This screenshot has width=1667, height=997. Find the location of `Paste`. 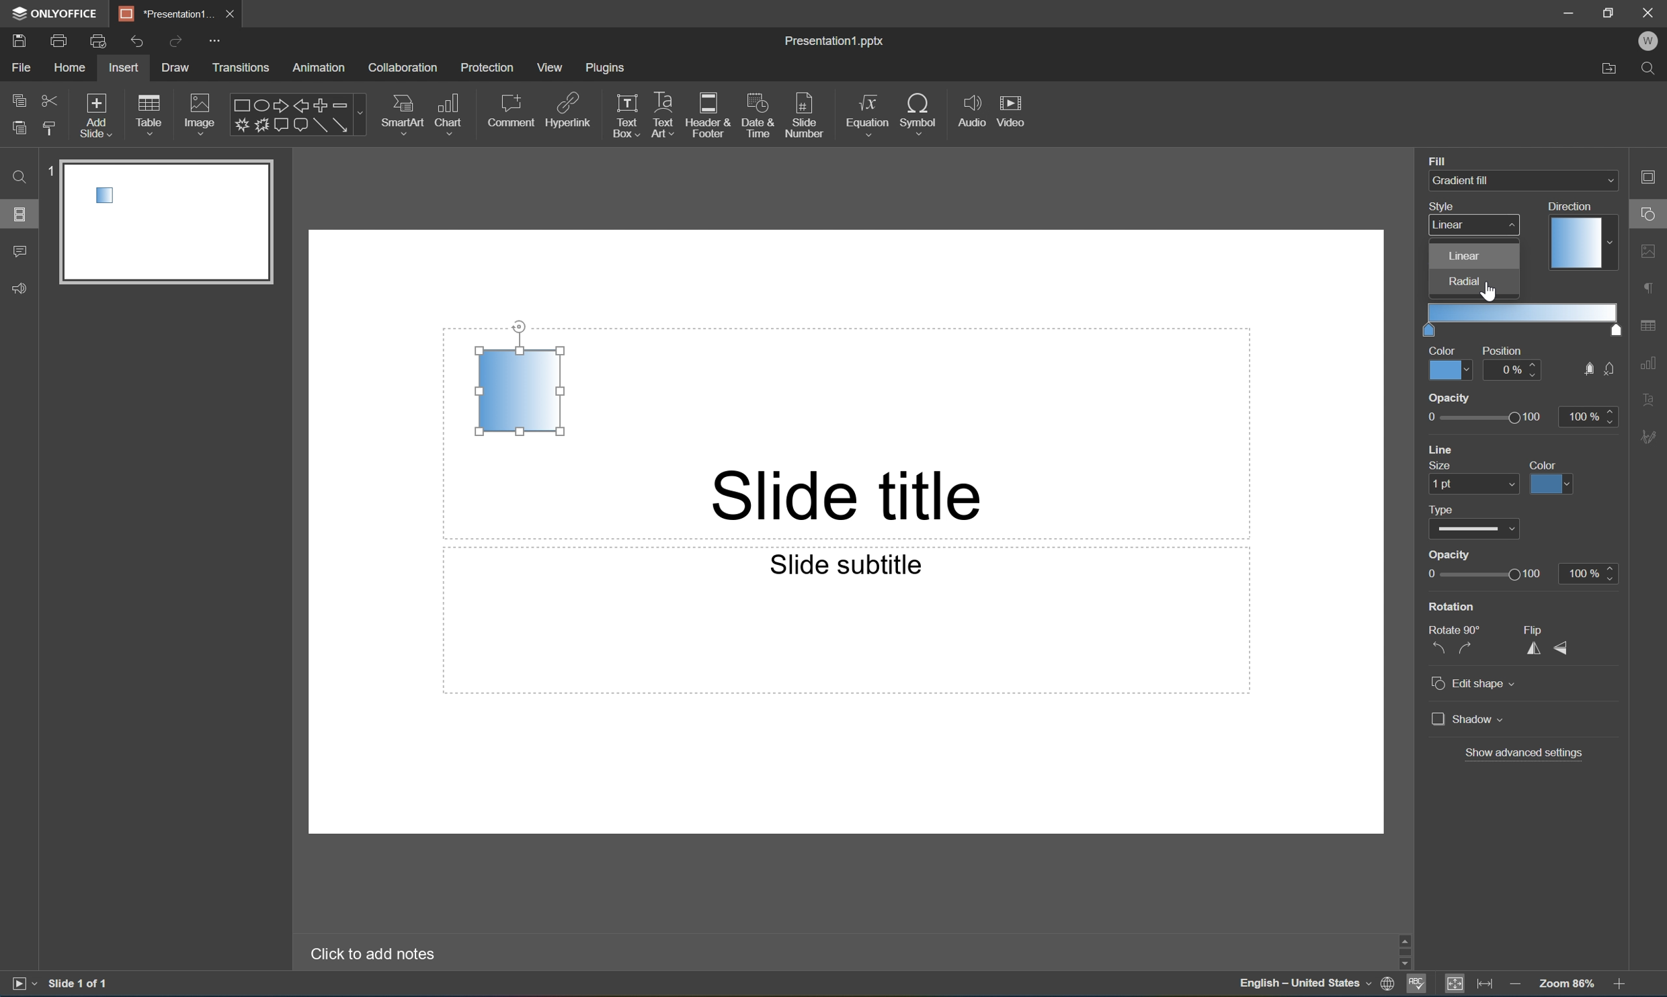

Paste is located at coordinates (19, 128).